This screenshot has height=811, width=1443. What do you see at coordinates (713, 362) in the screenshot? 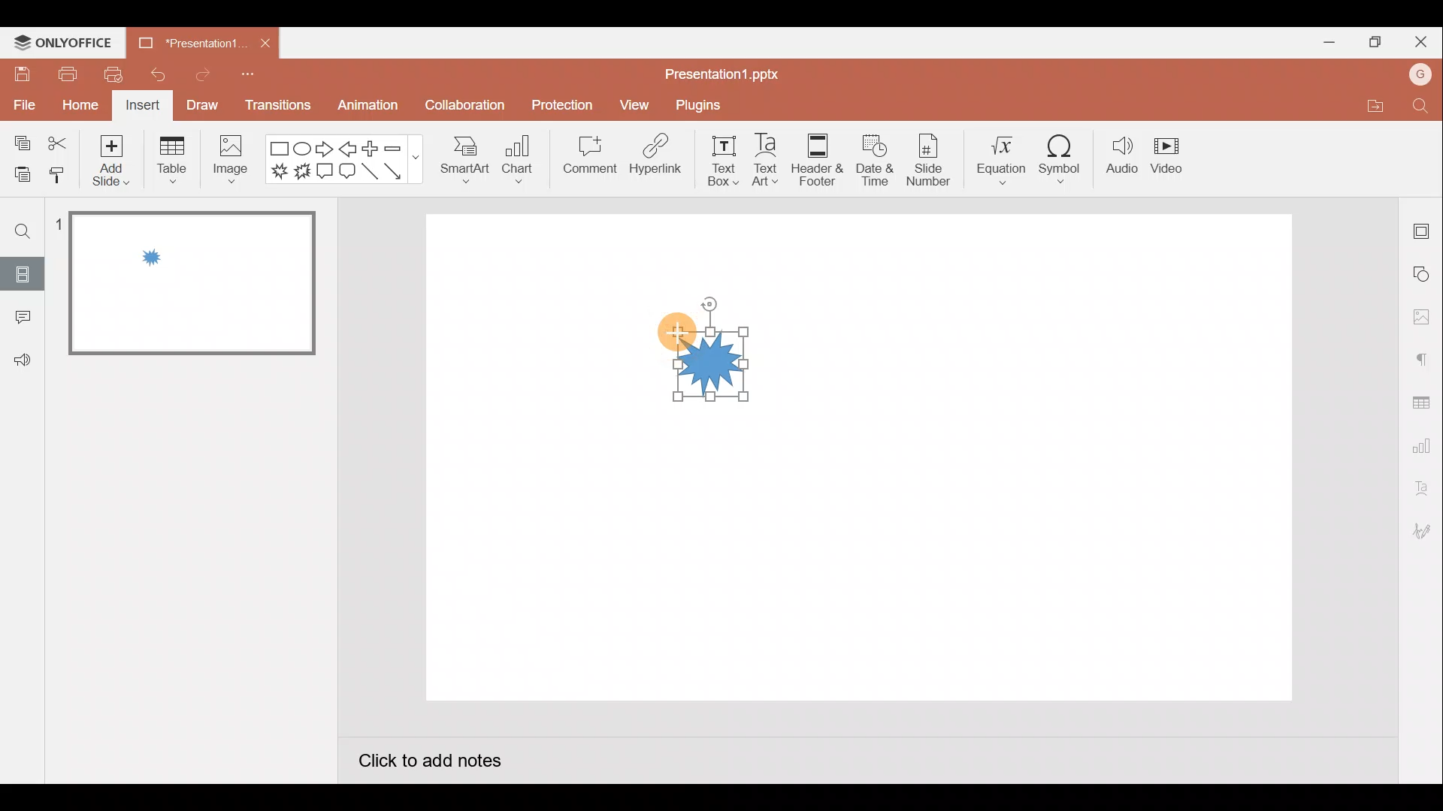
I see `Explosion Shape 1` at bounding box center [713, 362].